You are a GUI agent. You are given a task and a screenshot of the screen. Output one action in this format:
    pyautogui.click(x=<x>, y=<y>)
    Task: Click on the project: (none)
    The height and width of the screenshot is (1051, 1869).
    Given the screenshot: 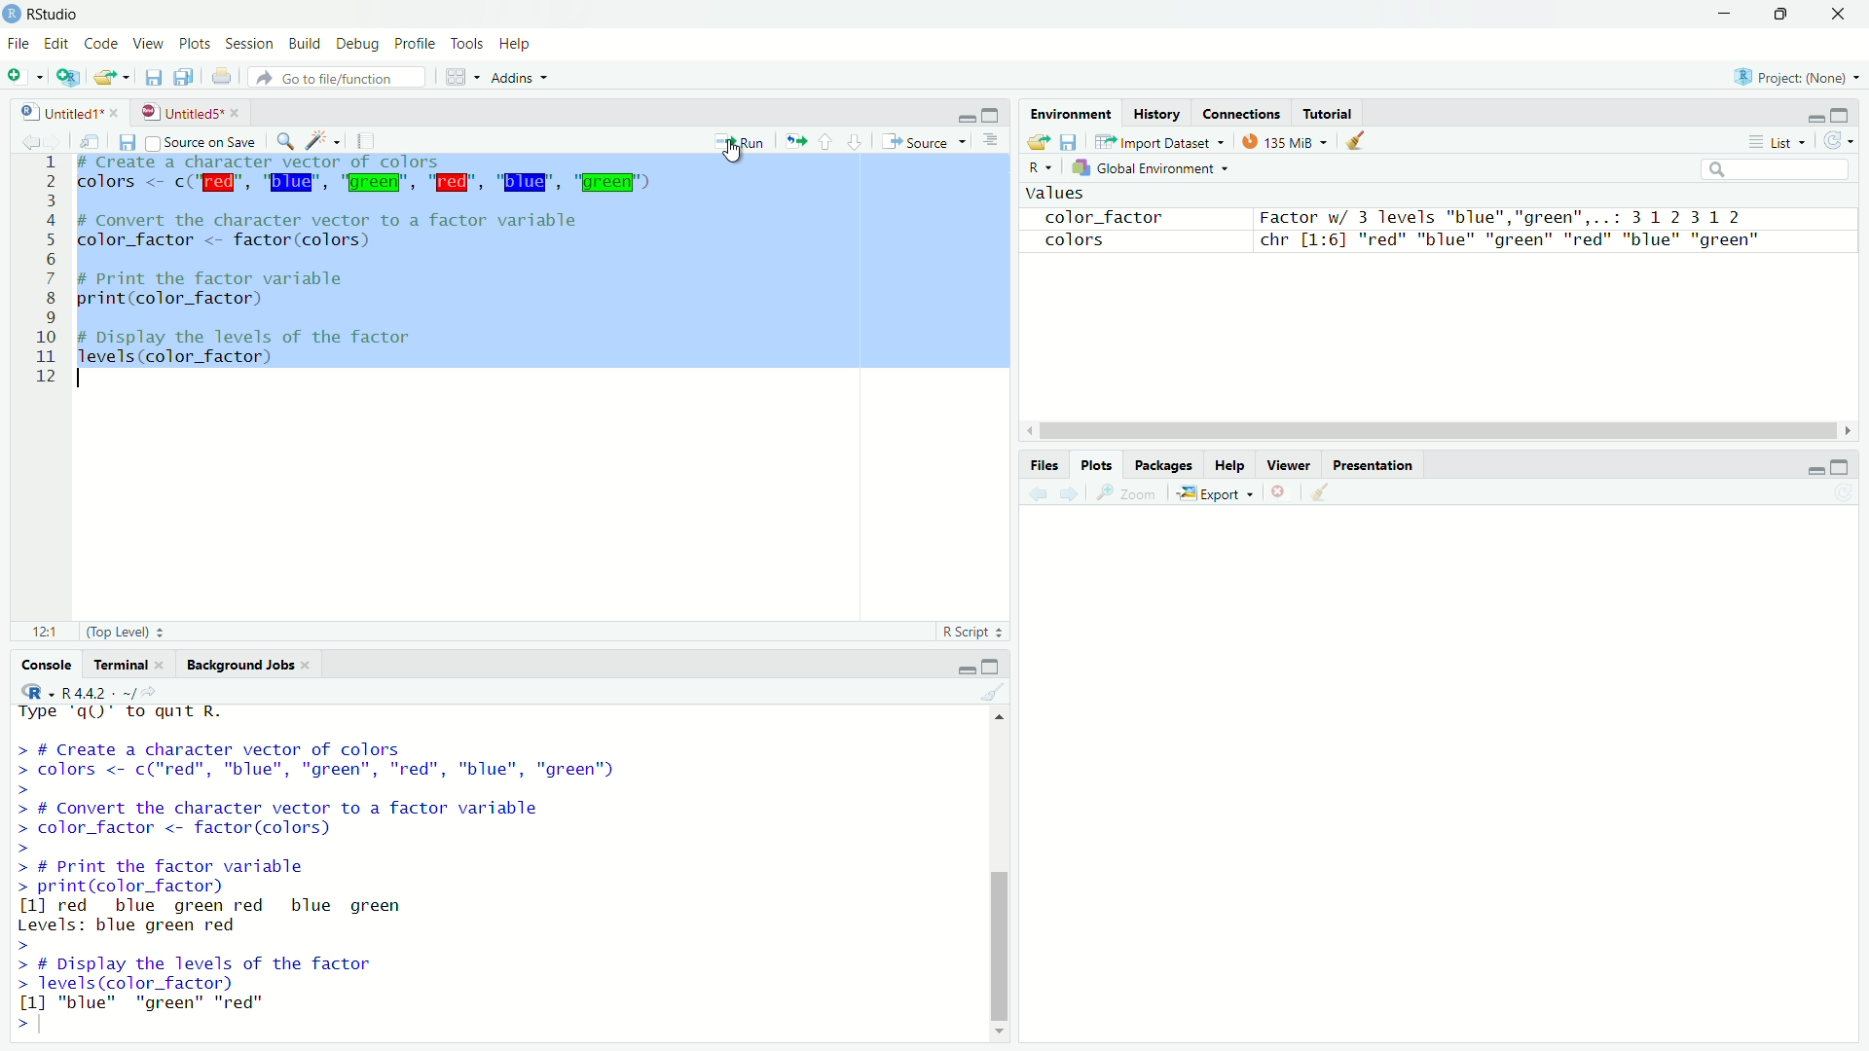 What is the action you would take?
    pyautogui.click(x=1801, y=78)
    